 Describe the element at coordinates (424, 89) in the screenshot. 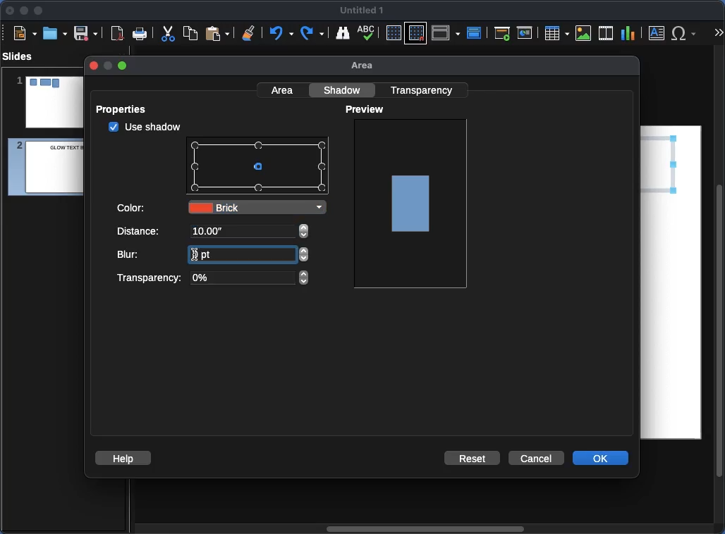

I see `Transparency` at that location.